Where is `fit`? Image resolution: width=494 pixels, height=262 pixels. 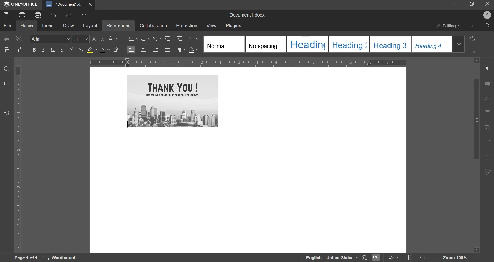
fit is located at coordinates (488, 114).